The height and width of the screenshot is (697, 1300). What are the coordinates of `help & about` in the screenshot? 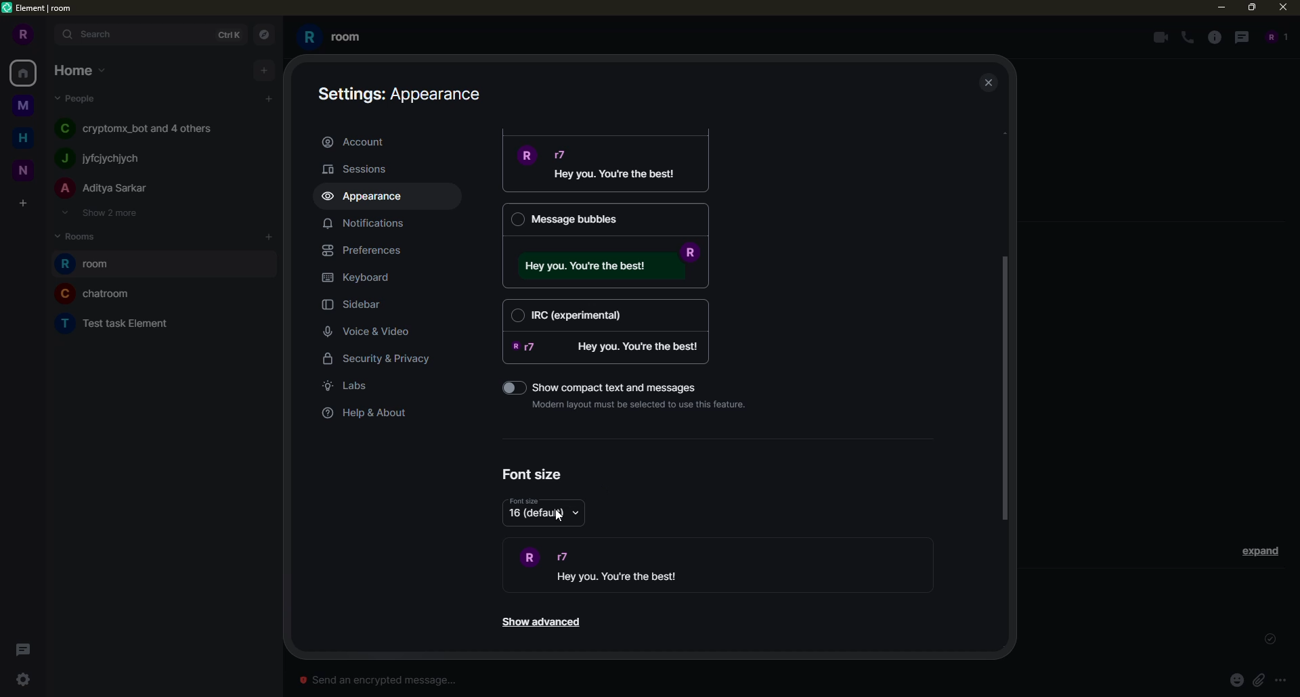 It's located at (366, 413).